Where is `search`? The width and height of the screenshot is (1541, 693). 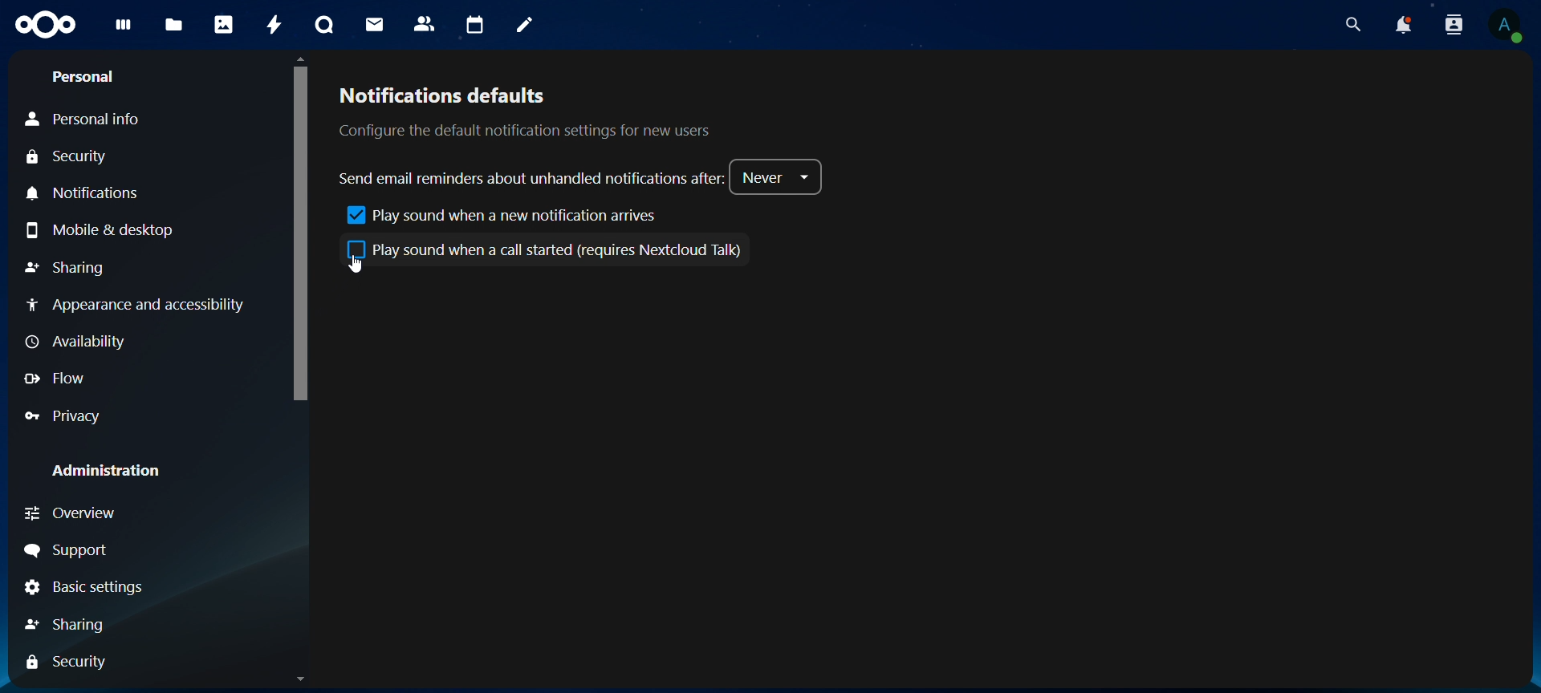 search is located at coordinates (1355, 24).